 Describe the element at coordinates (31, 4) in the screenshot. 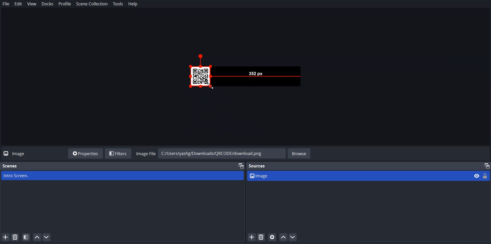

I see `View` at that location.